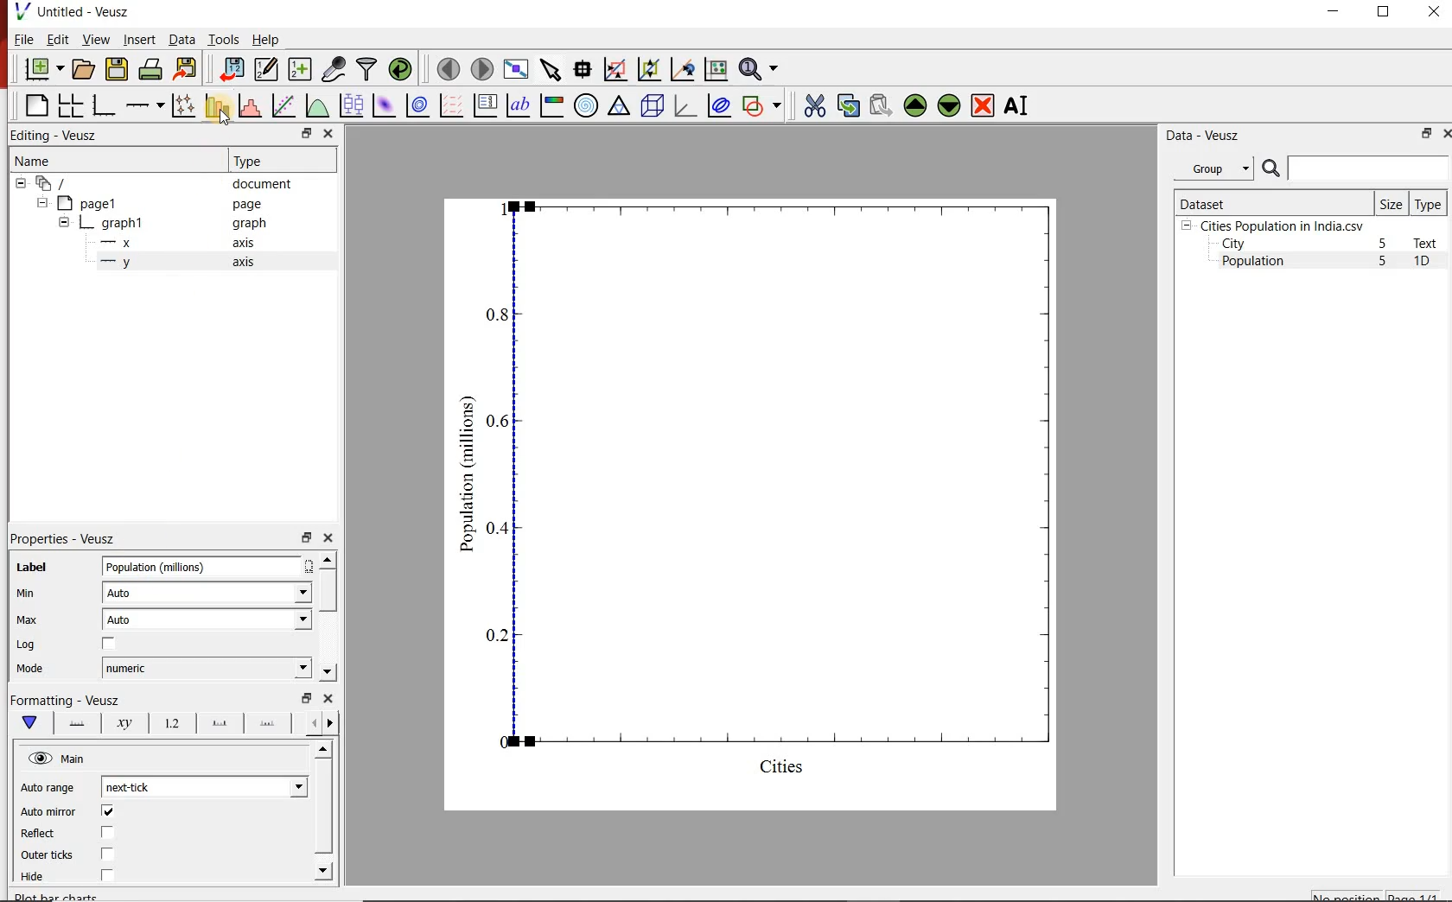 The height and width of the screenshot is (902, 1452). Describe the element at coordinates (76, 726) in the screenshot. I see `Axis line` at that location.